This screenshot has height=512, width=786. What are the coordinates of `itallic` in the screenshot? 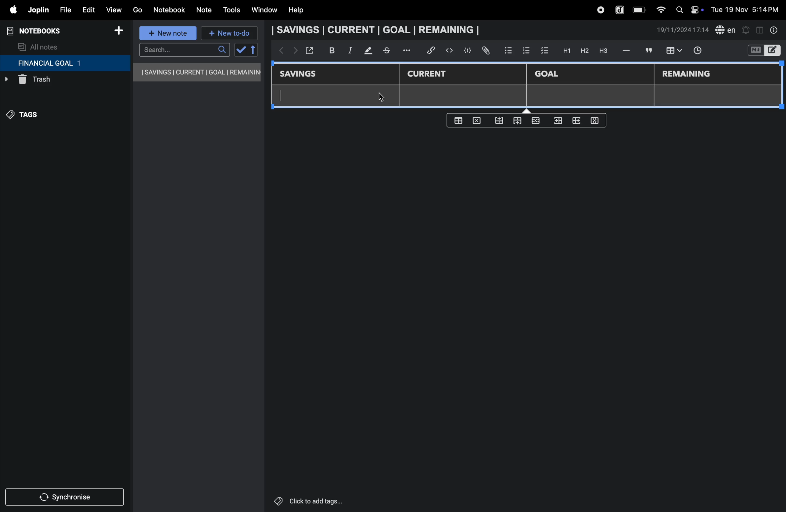 It's located at (349, 50).